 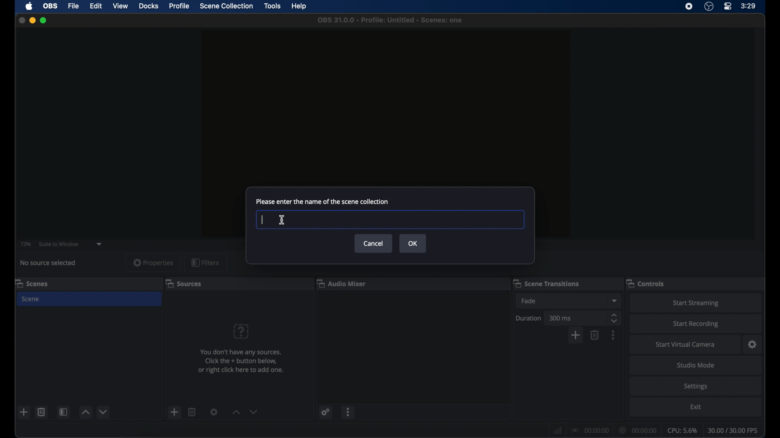 What do you see at coordinates (529, 301) in the screenshot?
I see `fade` at bounding box center [529, 301].